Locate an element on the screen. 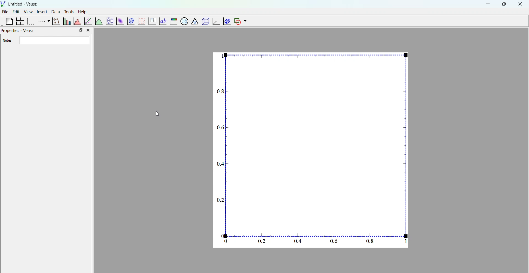 The width and height of the screenshot is (529, 273). plot bar chats is located at coordinates (66, 21).